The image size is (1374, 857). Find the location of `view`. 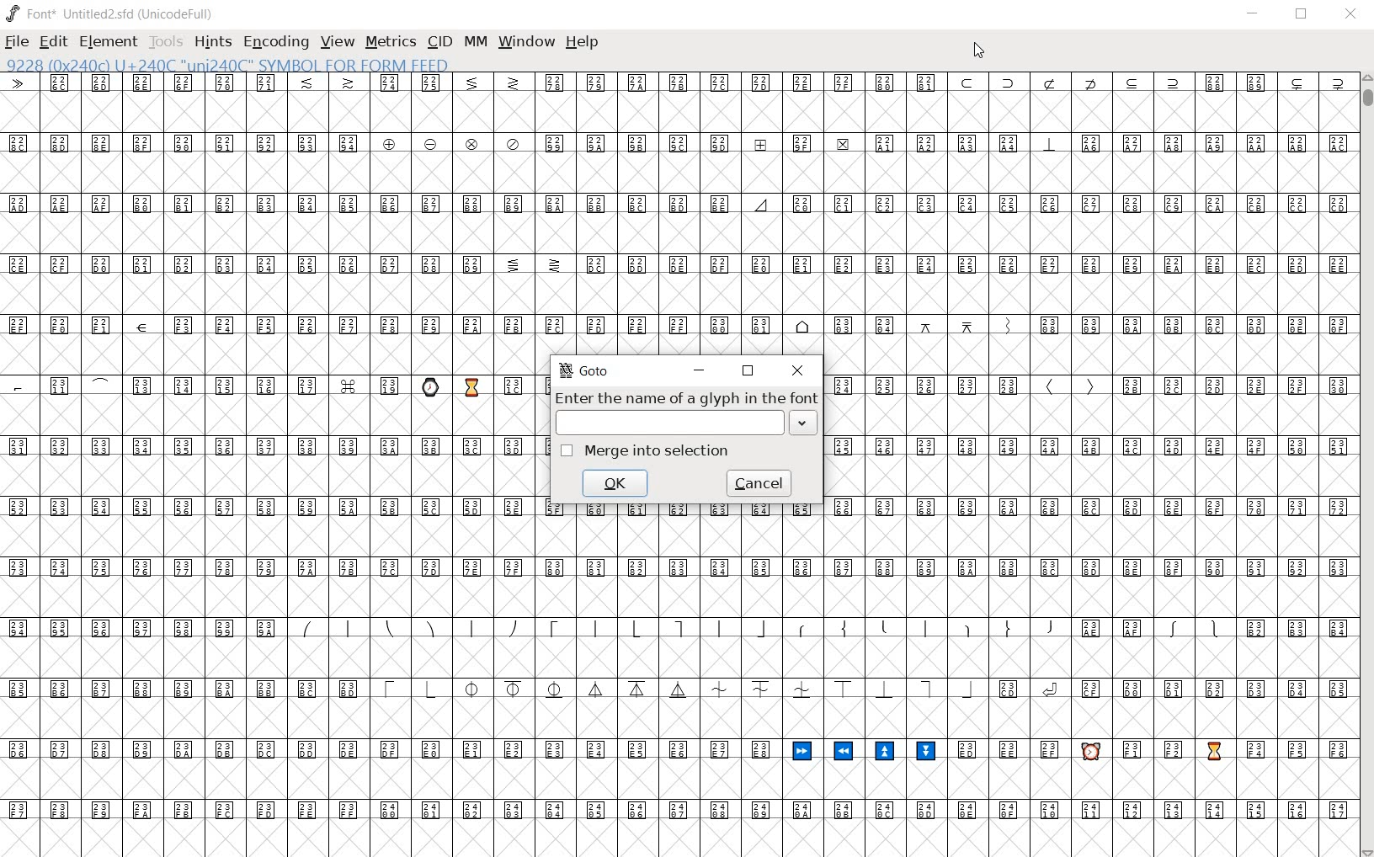

view is located at coordinates (338, 41).